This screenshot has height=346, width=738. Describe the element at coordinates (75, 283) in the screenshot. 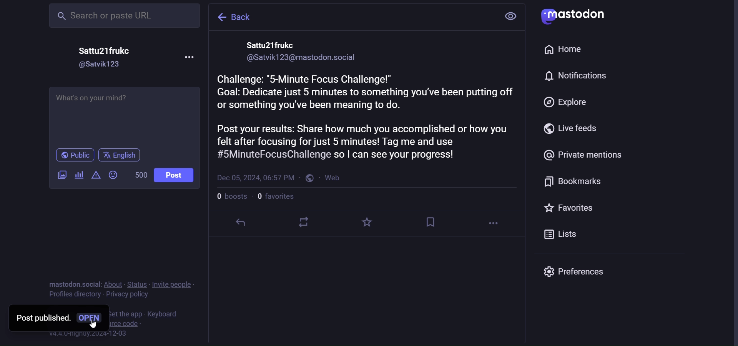

I see `mastodon social` at that location.